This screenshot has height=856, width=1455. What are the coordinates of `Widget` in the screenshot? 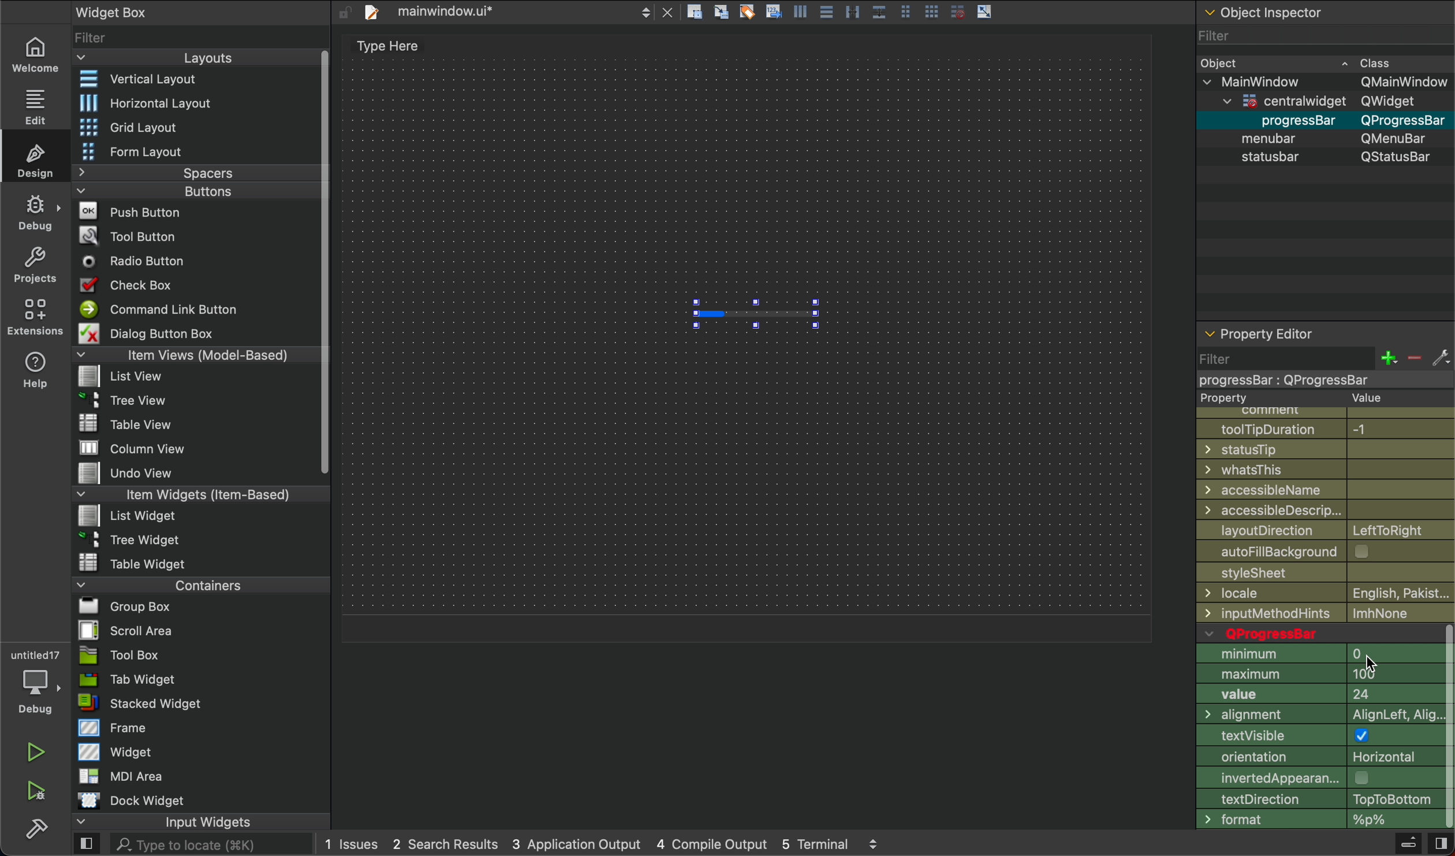 It's located at (118, 751).